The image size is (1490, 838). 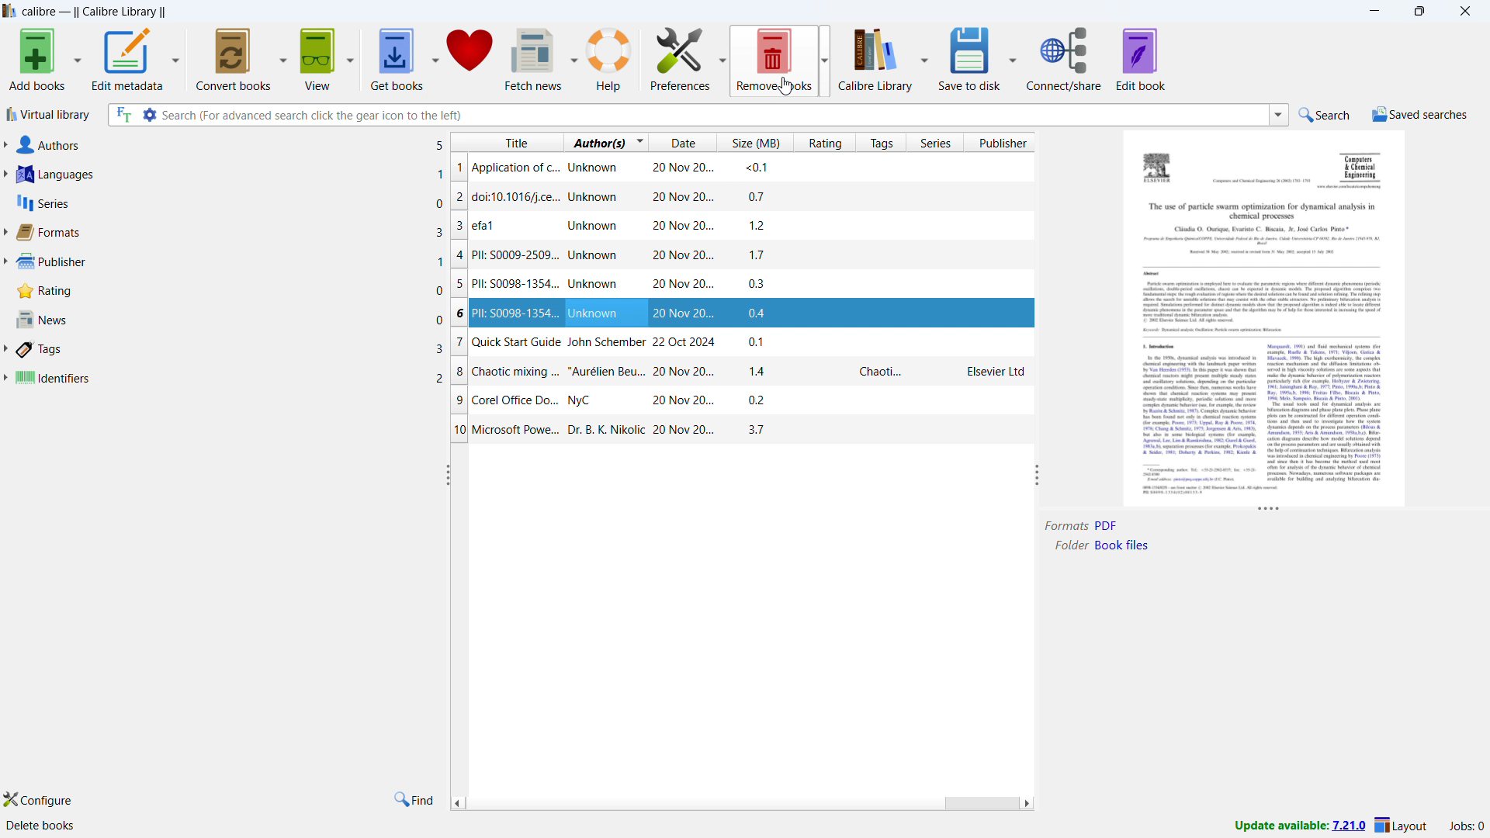 What do you see at coordinates (49, 114) in the screenshot?
I see `virtual library` at bounding box center [49, 114].